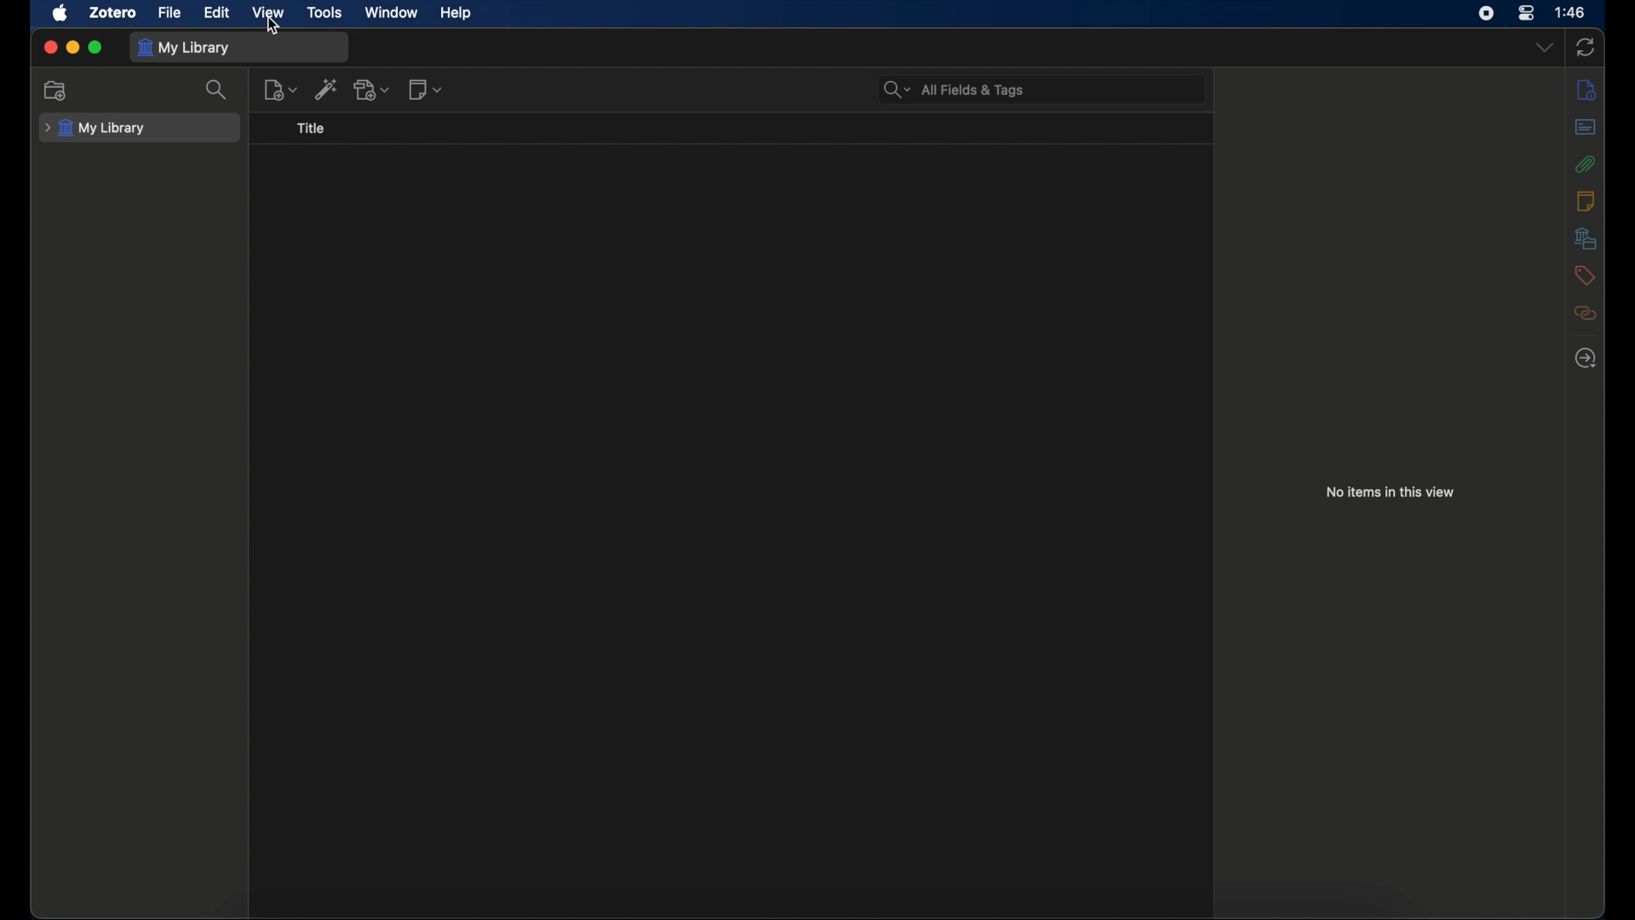 The height and width of the screenshot is (920, 1635). Describe the element at coordinates (96, 48) in the screenshot. I see `maximize` at that location.